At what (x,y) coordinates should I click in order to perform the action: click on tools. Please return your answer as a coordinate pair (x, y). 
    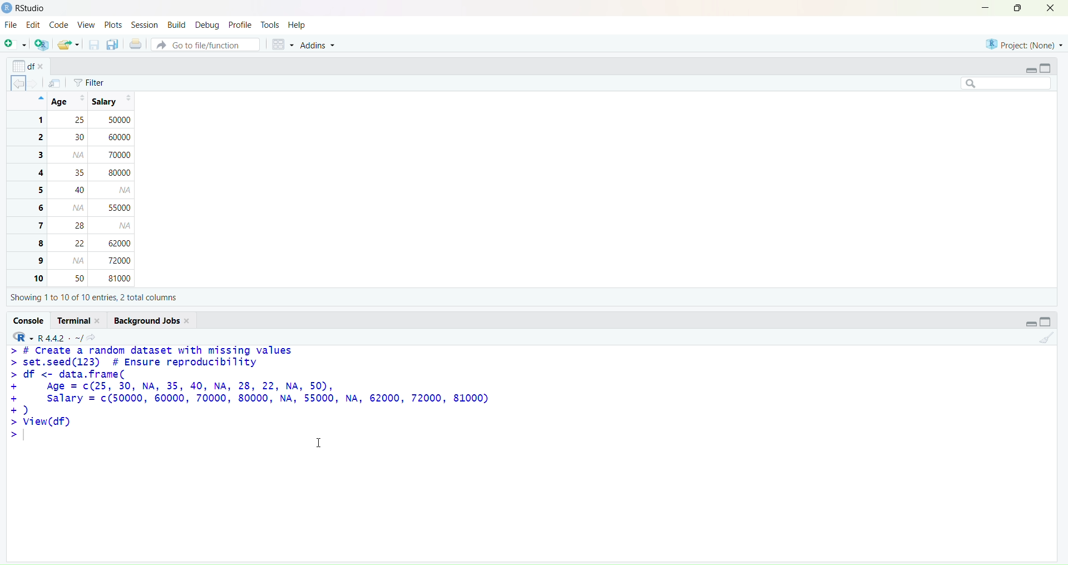
    Looking at the image, I should click on (271, 24).